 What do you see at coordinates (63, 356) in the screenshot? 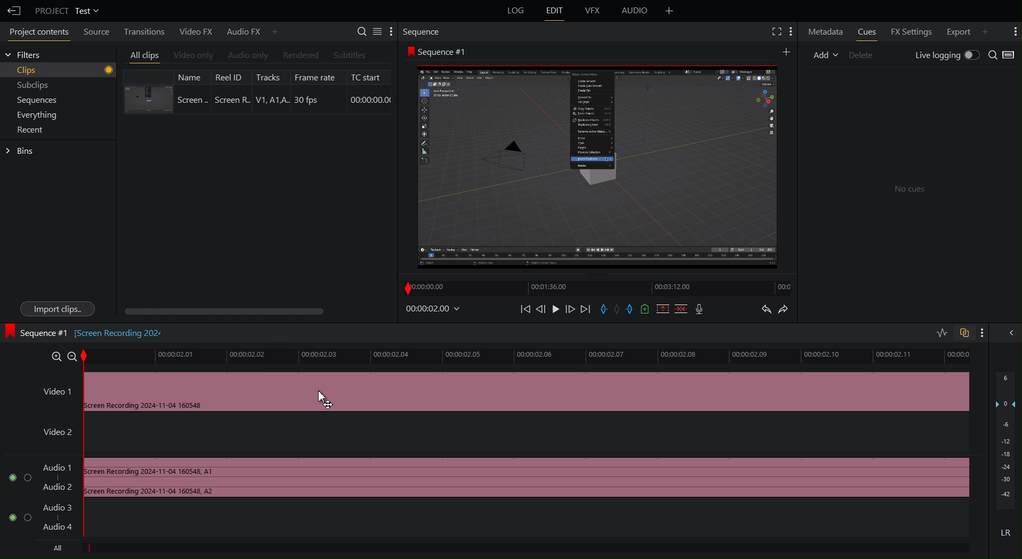
I see `Zoom` at bounding box center [63, 356].